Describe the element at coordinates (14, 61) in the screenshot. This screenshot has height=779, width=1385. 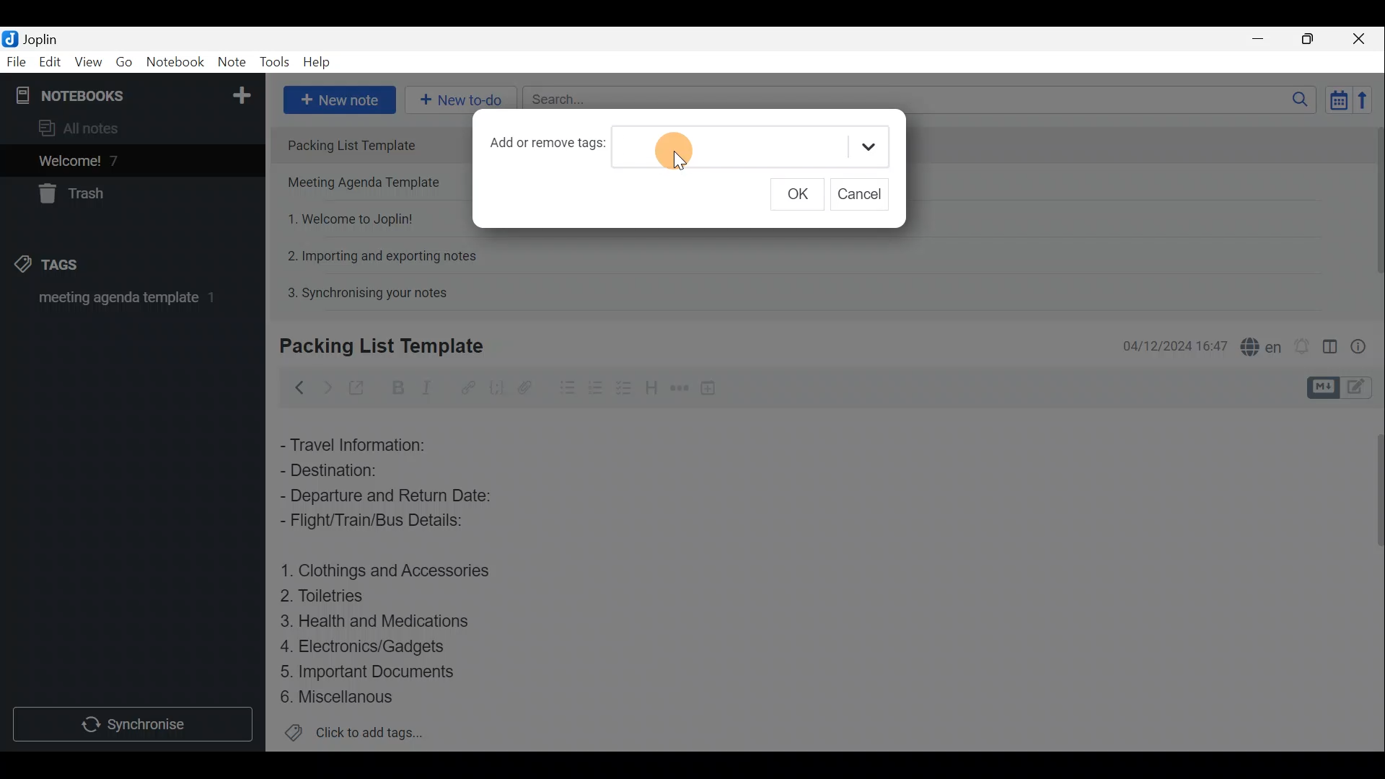
I see `File` at that location.